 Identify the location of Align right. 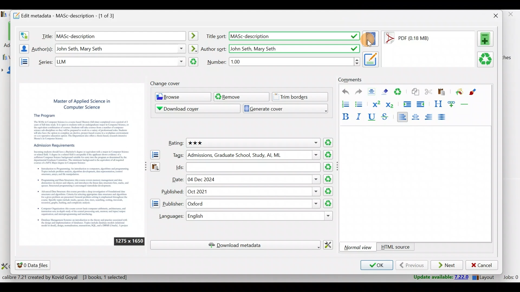
(430, 117).